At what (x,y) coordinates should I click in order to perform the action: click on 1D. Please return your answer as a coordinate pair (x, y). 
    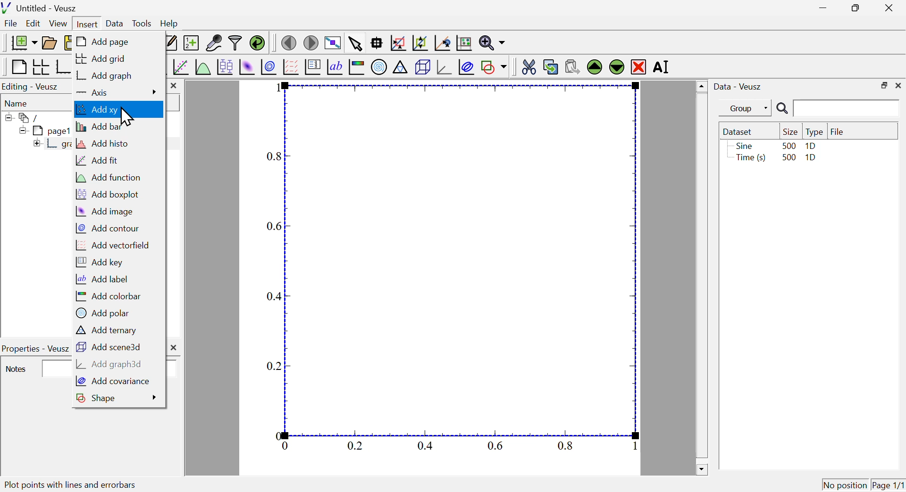
    Looking at the image, I should click on (811, 146).